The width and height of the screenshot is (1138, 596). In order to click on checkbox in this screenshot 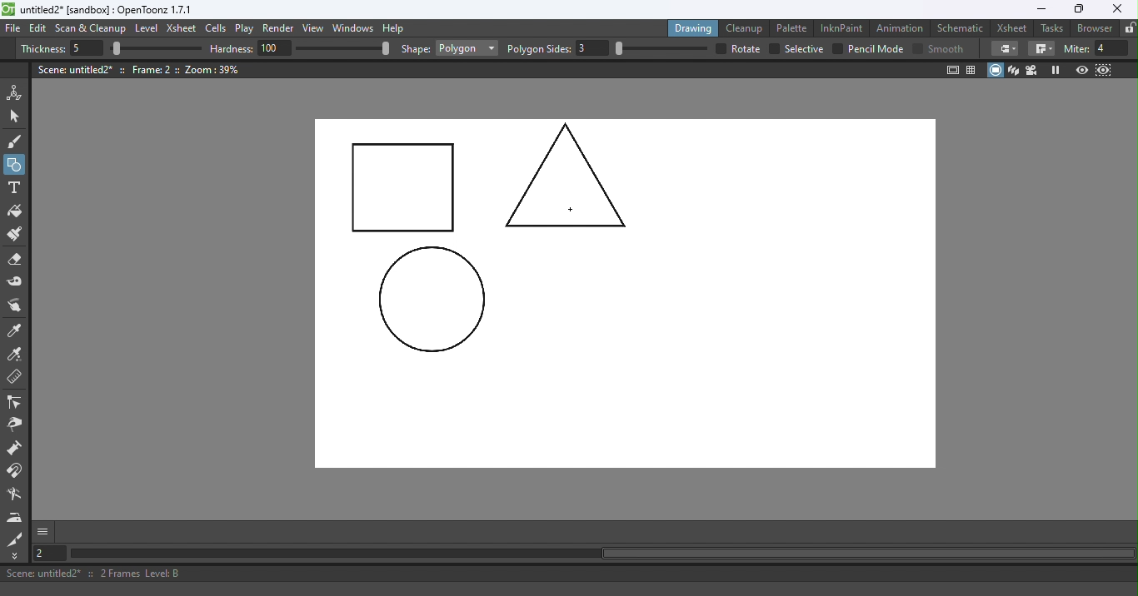, I will do `click(837, 48)`.